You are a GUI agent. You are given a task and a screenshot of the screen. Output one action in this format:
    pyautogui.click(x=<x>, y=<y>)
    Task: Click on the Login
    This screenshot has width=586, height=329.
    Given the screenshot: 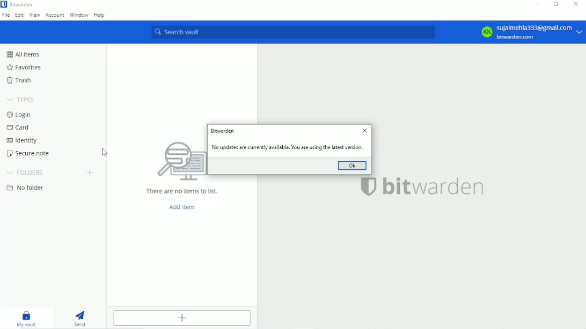 What is the action you would take?
    pyautogui.click(x=20, y=114)
    